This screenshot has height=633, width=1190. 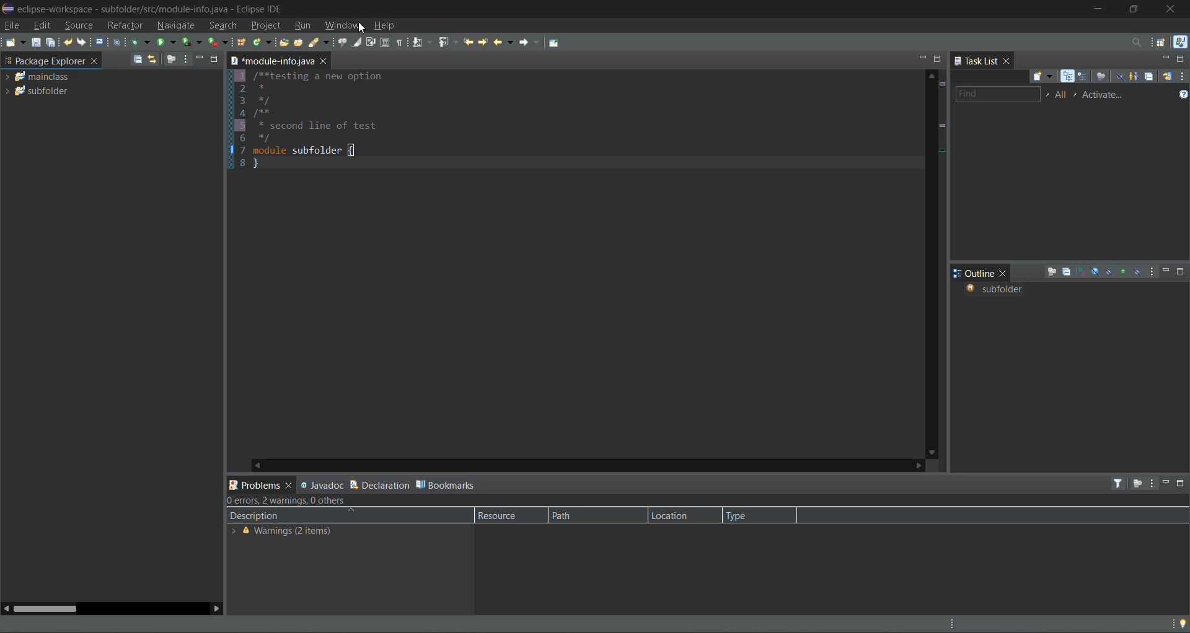 I want to click on open a terminal, so click(x=98, y=41).